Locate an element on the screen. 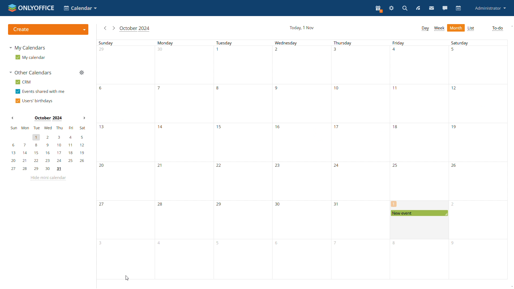  present is located at coordinates (379, 9).